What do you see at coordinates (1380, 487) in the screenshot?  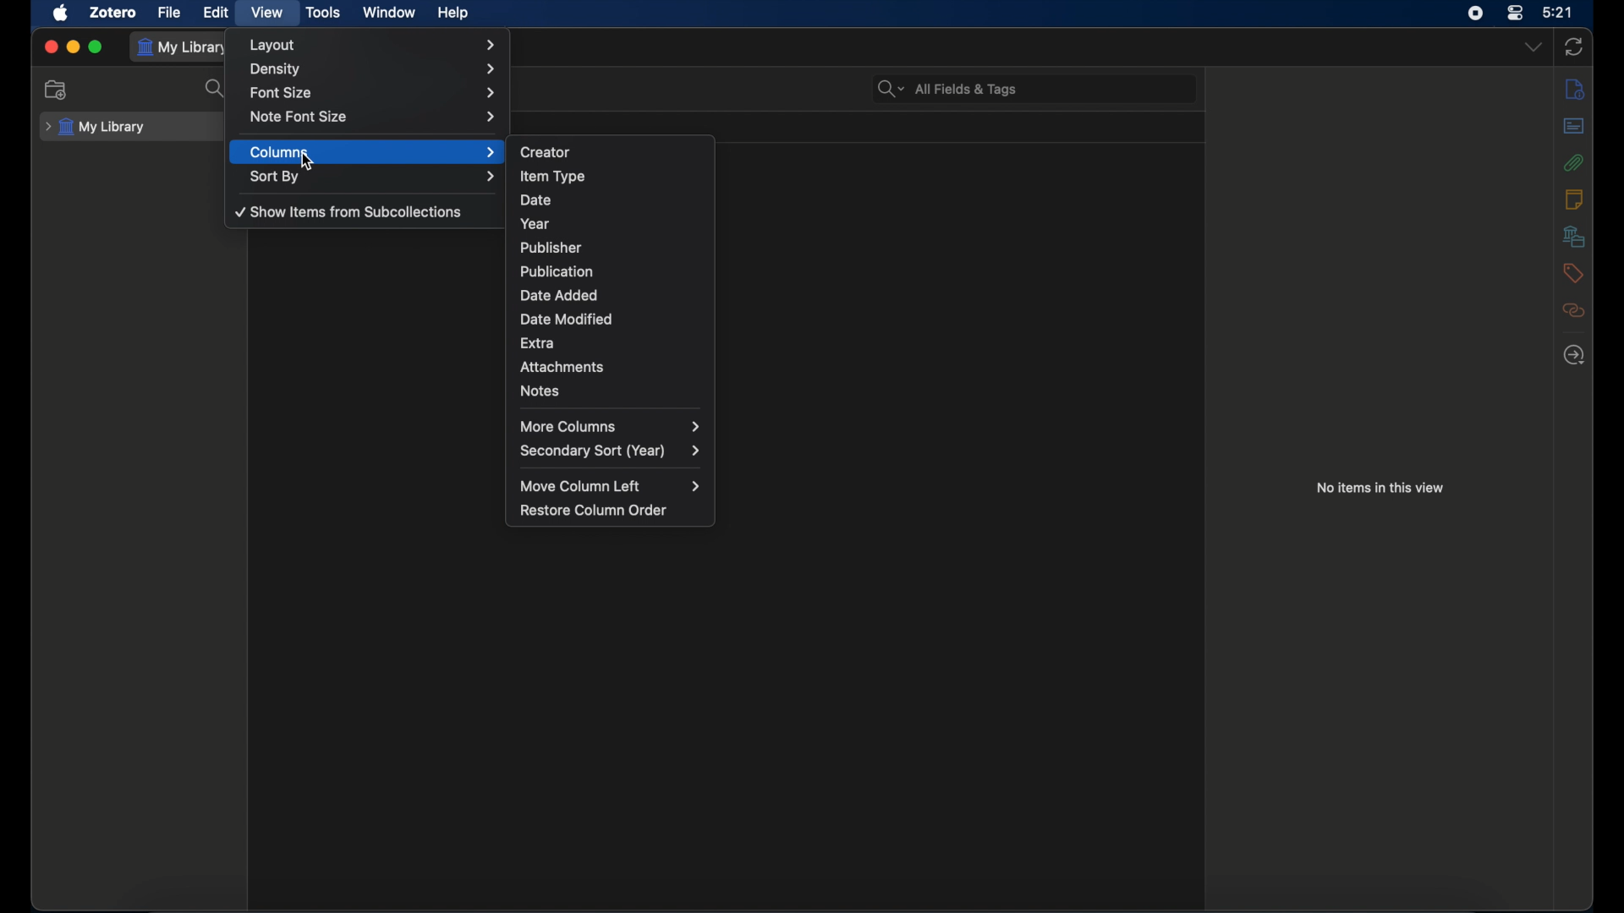 I see `no items in this view` at bounding box center [1380, 487].